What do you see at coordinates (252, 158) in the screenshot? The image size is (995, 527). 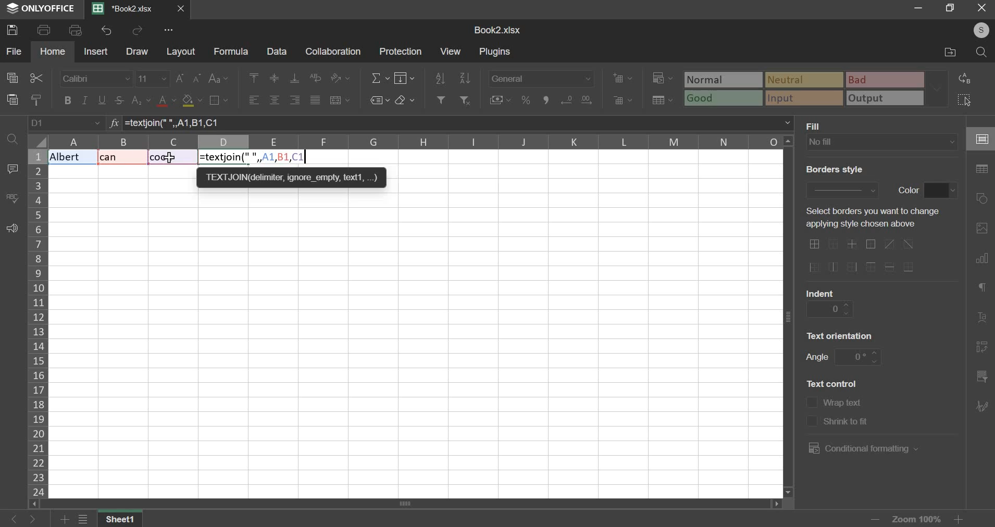 I see `formula` at bounding box center [252, 158].